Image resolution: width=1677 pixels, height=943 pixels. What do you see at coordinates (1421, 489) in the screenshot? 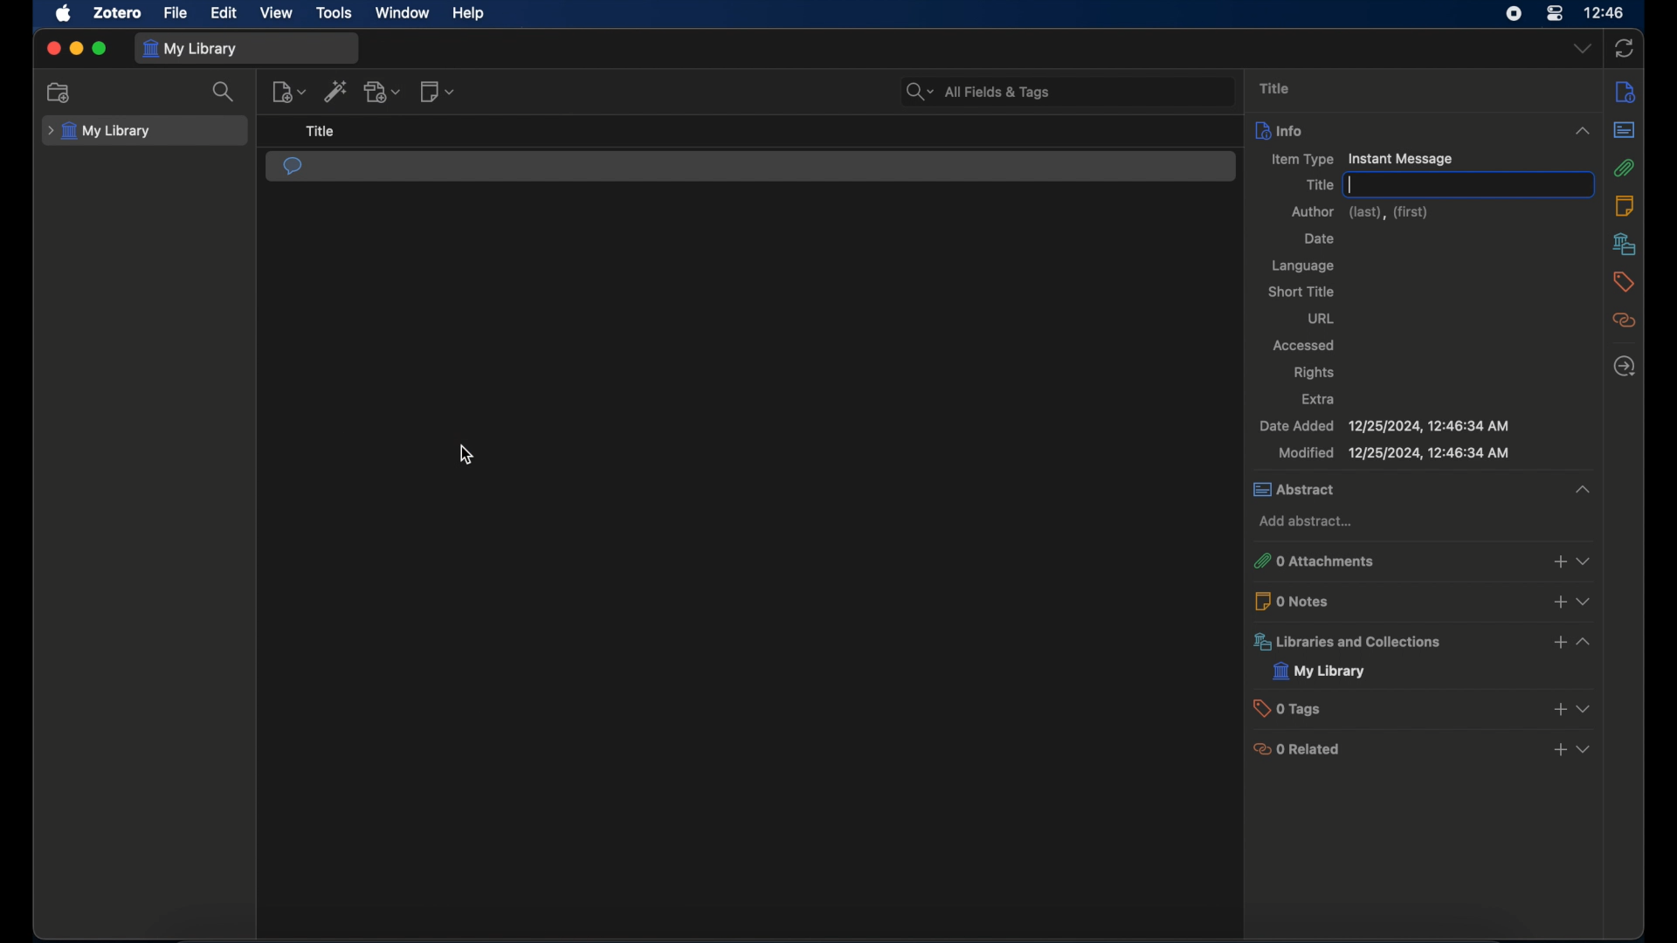
I see `abstract` at bounding box center [1421, 489].